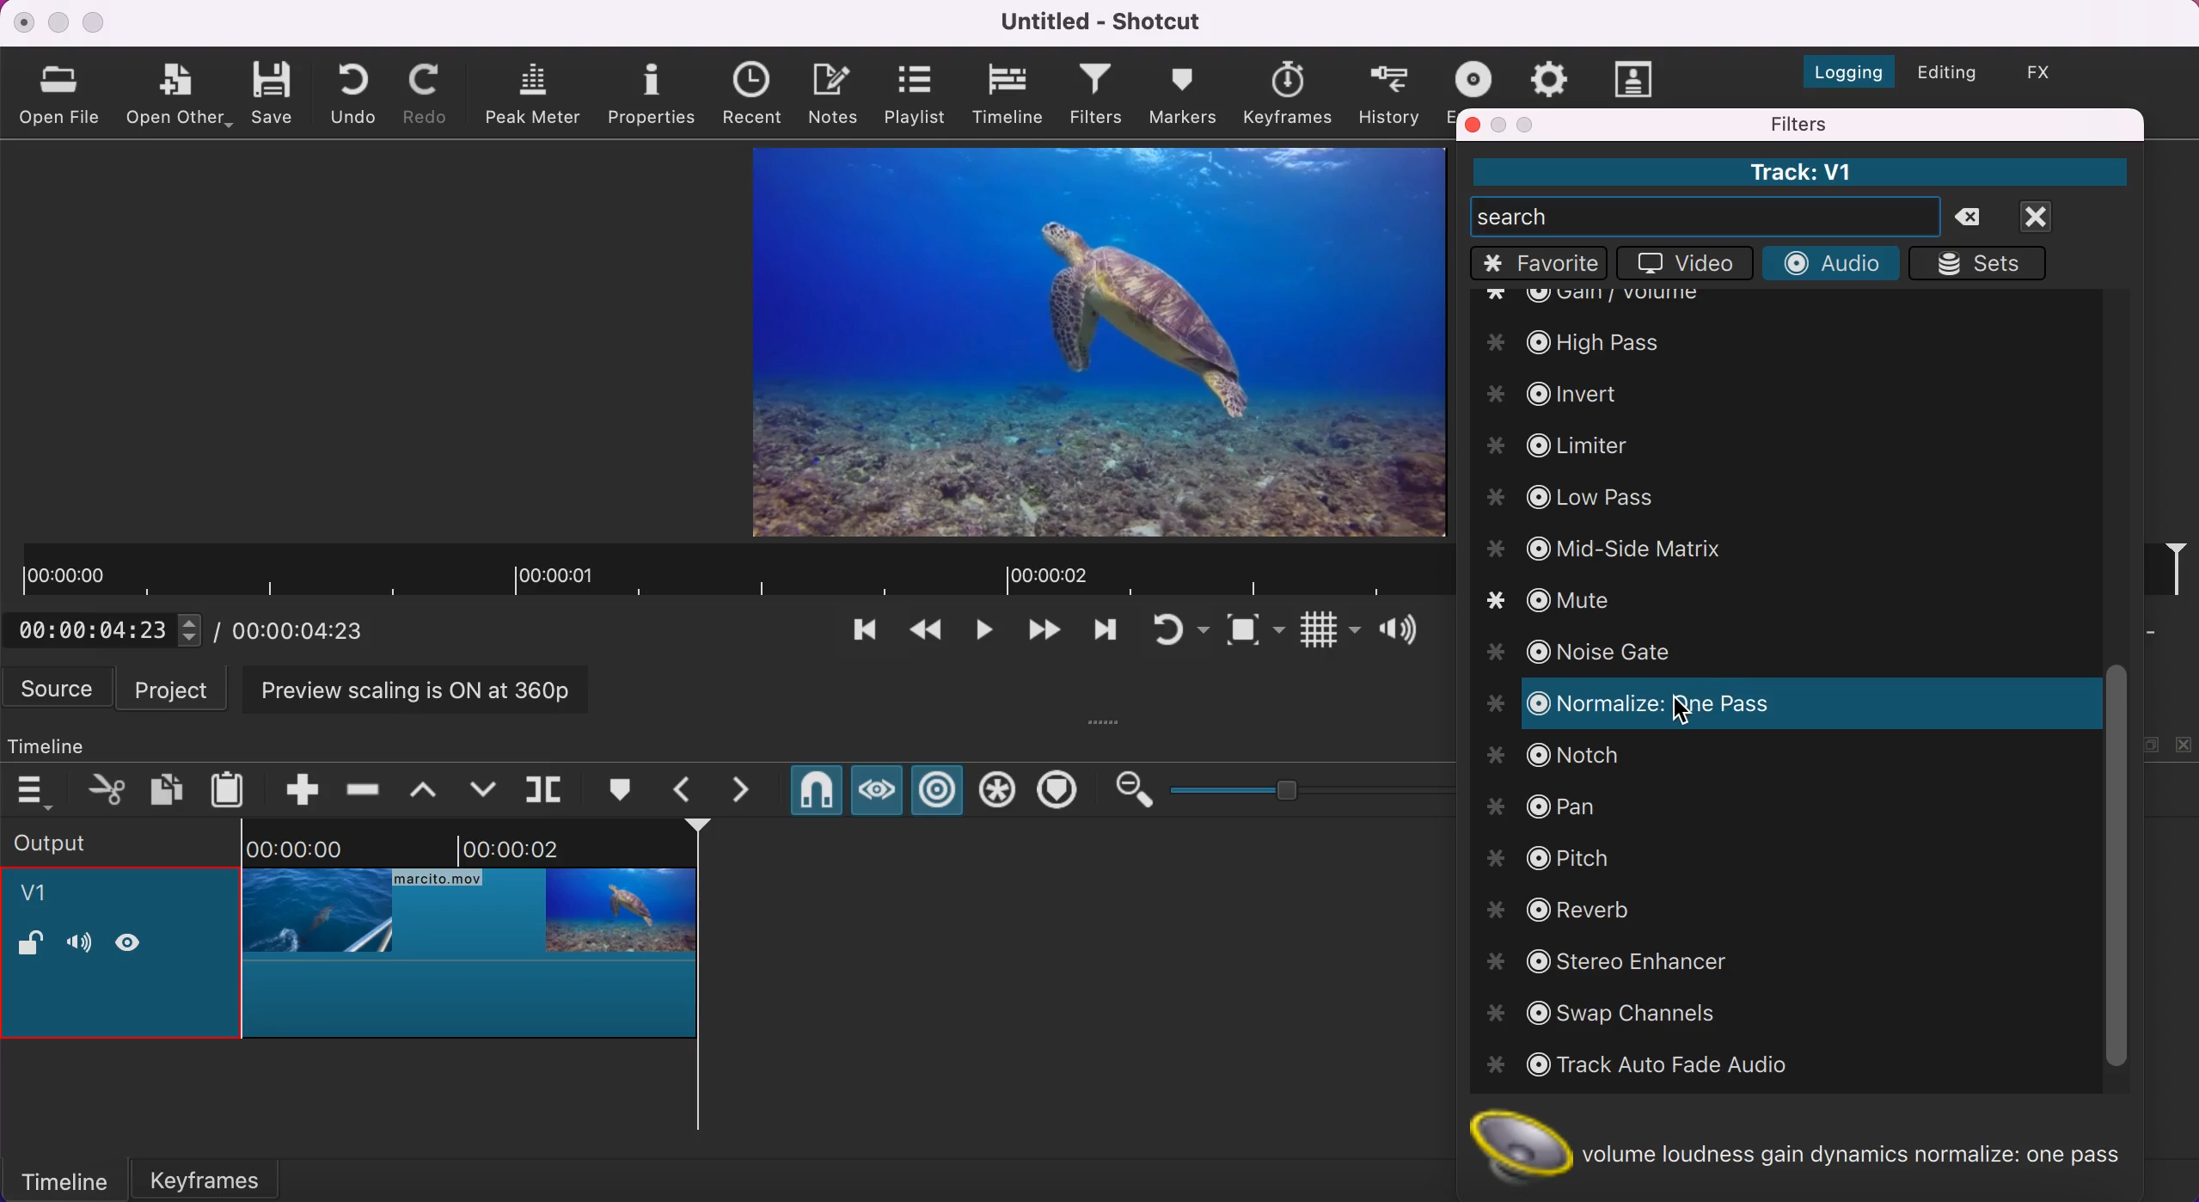  I want to click on paste, so click(232, 787).